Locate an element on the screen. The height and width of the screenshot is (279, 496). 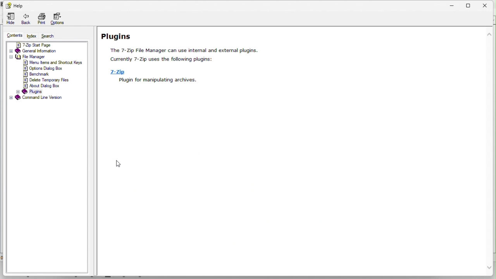
benchmark is located at coordinates (38, 74).